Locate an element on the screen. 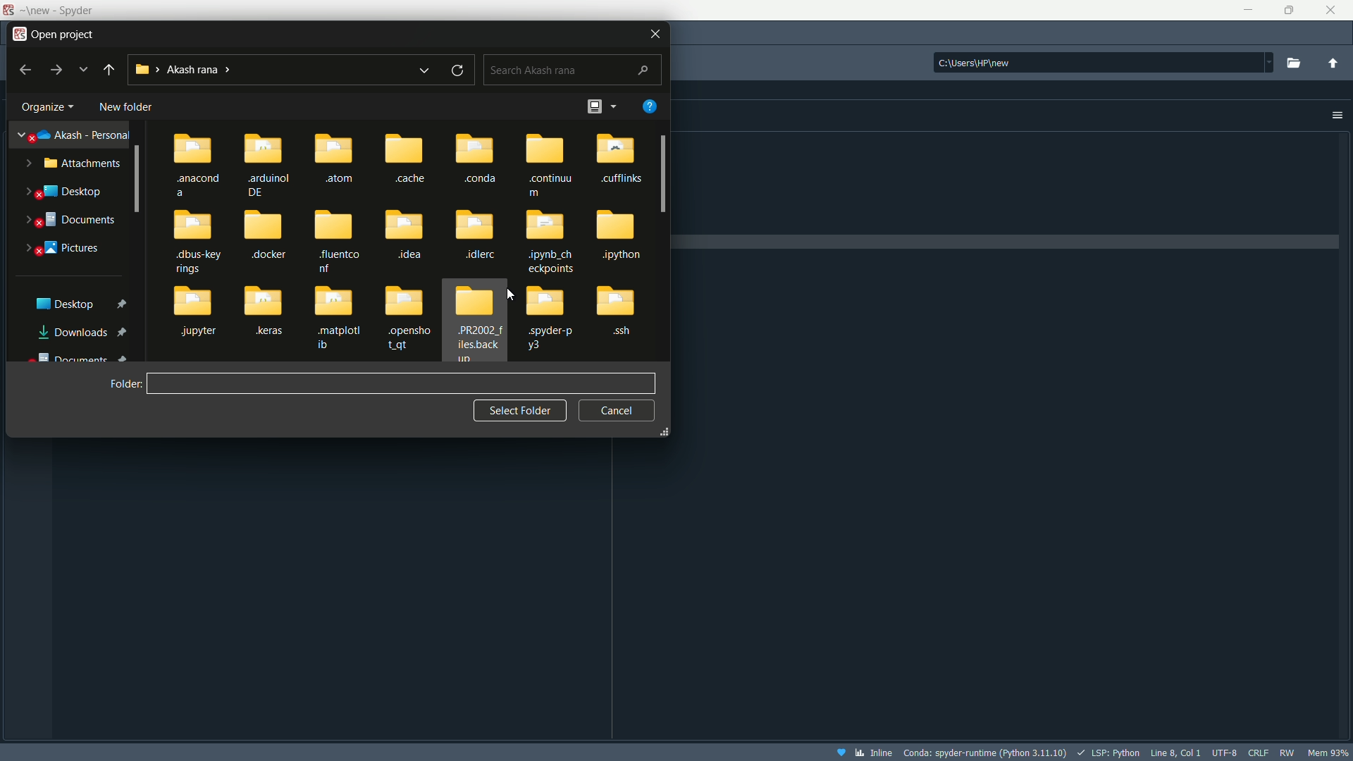  cancel is located at coordinates (617, 410).